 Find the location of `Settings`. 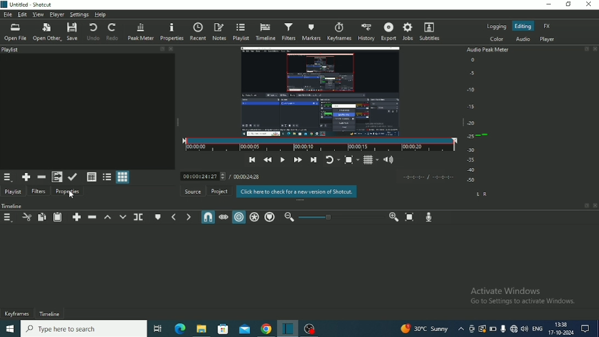

Settings is located at coordinates (79, 14).